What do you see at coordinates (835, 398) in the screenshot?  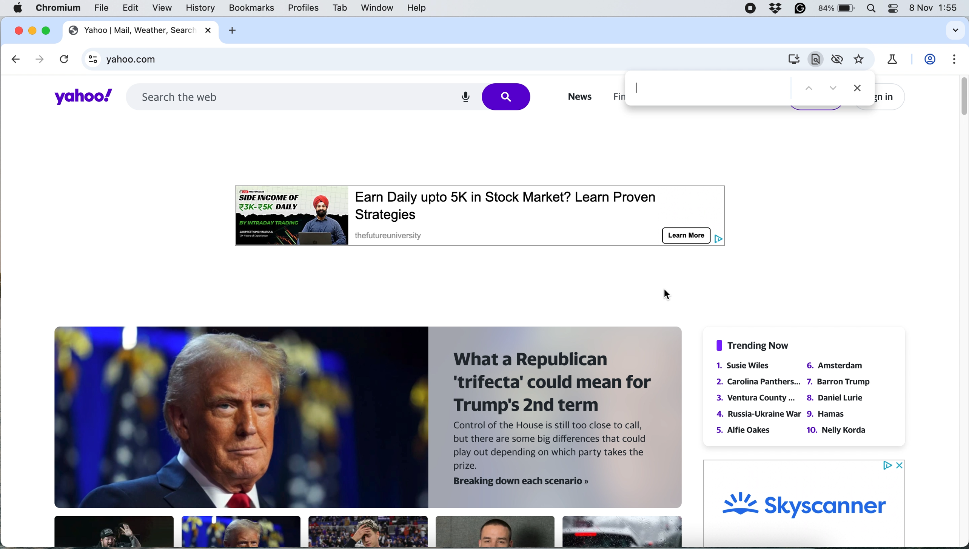 I see `Daniel` at bounding box center [835, 398].